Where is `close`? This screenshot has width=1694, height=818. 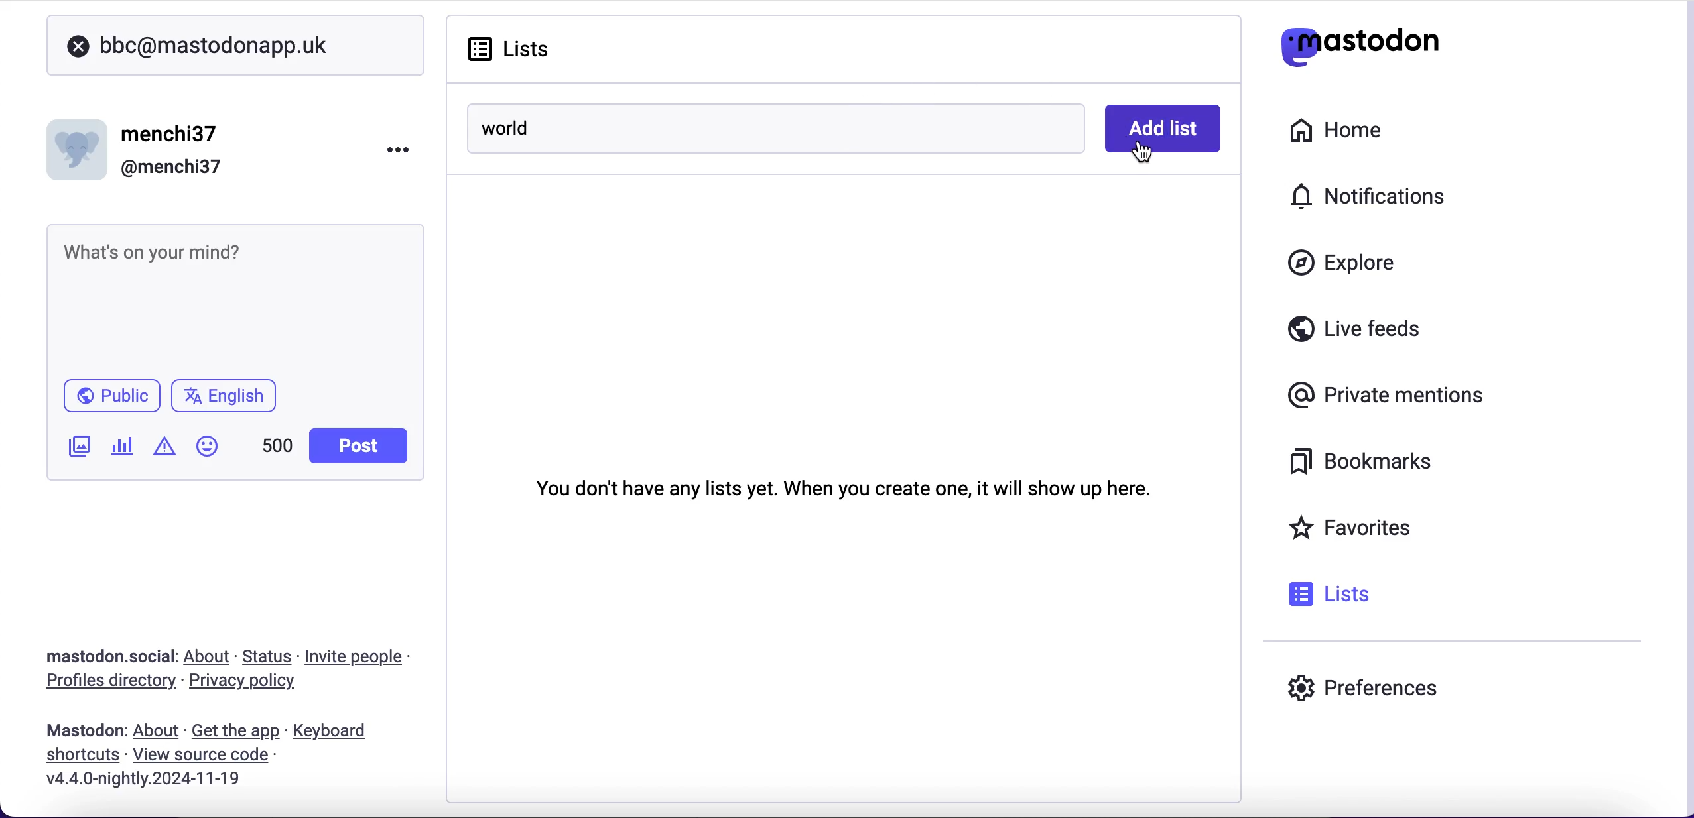
close is located at coordinates (78, 47).